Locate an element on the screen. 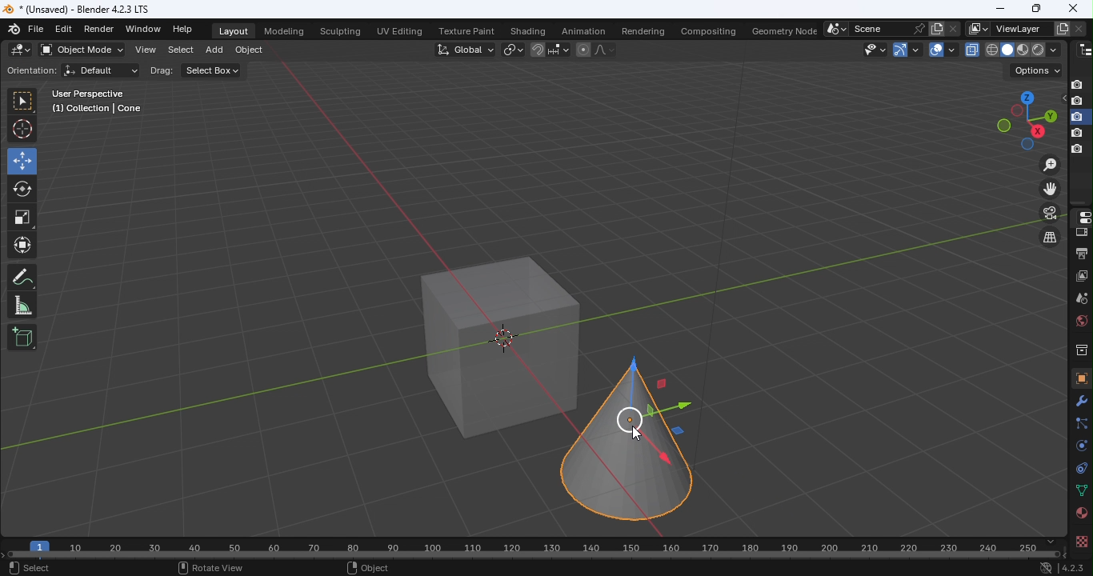 Image resolution: width=1093 pixels, height=576 pixels. Name is located at coordinates (1020, 29).